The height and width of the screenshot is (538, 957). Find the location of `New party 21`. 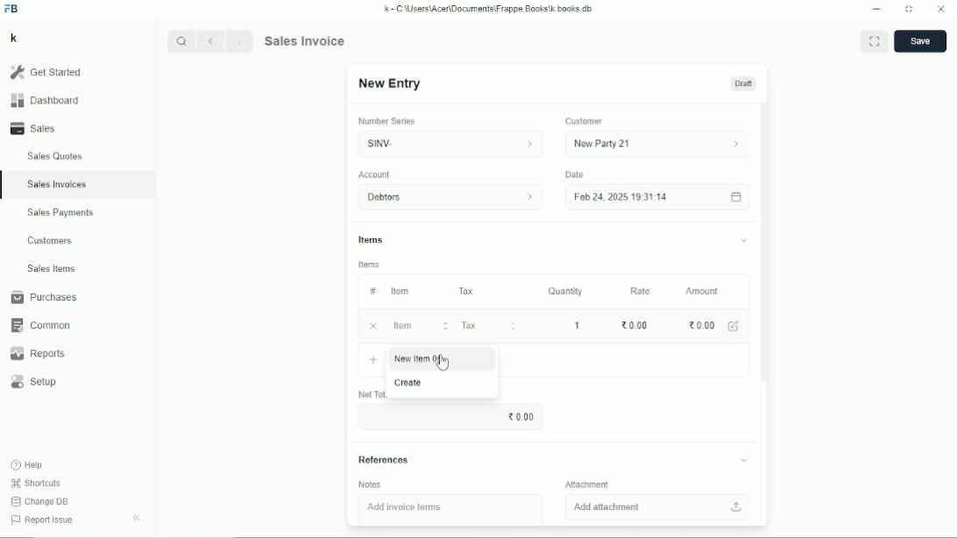

New party 21 is located at coordinates (659, 144).